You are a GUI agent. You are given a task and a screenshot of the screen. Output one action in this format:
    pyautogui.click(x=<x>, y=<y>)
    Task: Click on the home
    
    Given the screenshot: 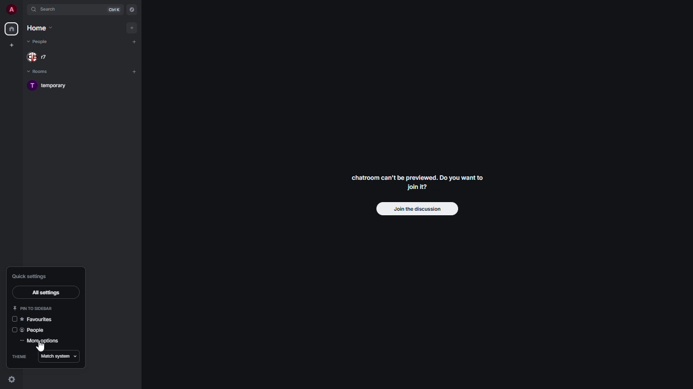 What is the action you would take?
    pyautogui.click(x=11, y=29)
    